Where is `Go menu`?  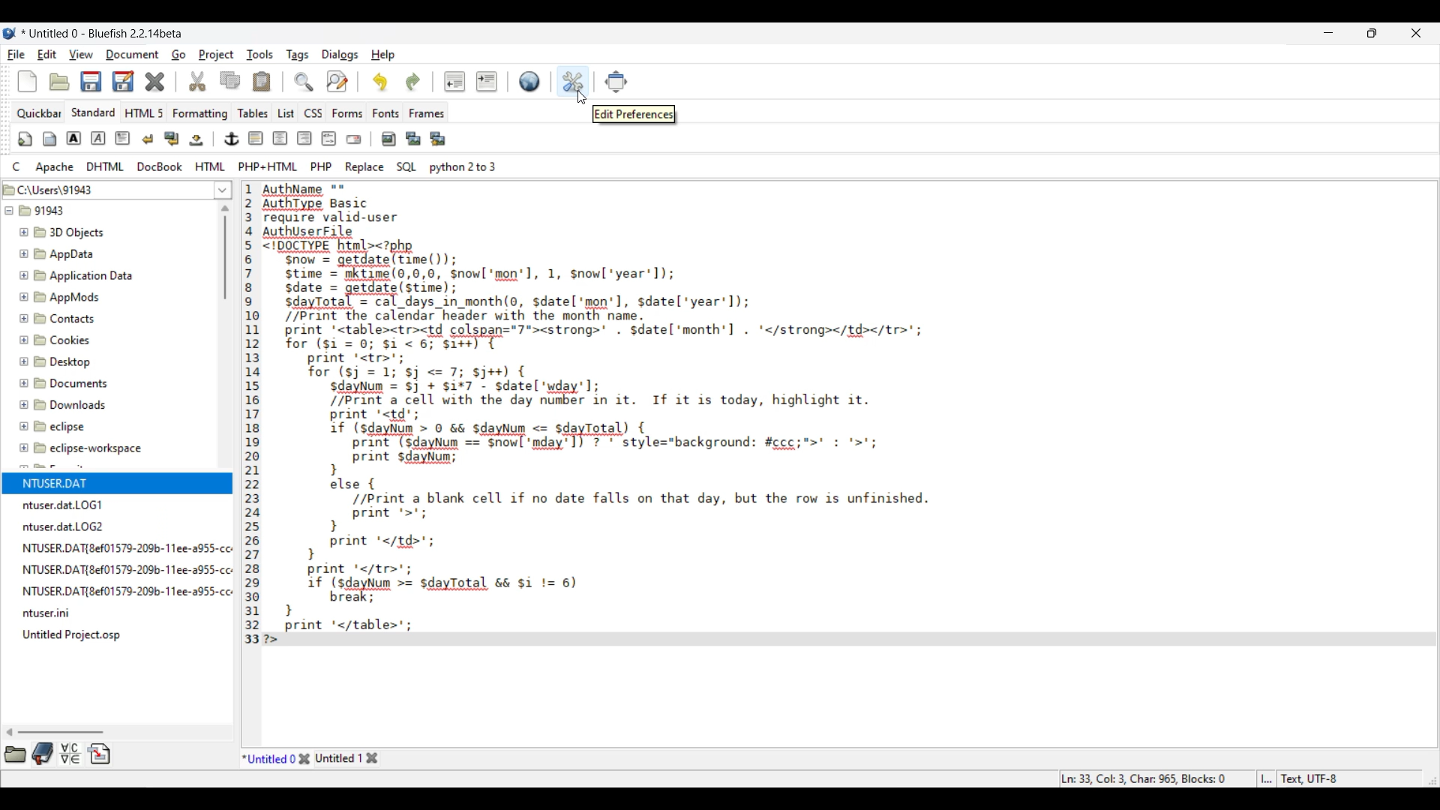 Go menu is located at coordinates (178, 55).